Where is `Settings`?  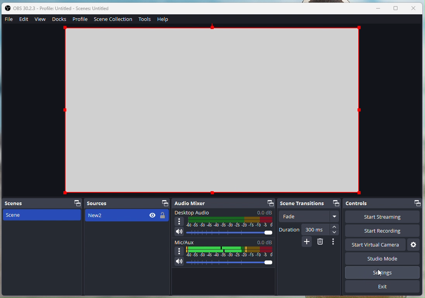
Settings is located at coordinates (415, 245).